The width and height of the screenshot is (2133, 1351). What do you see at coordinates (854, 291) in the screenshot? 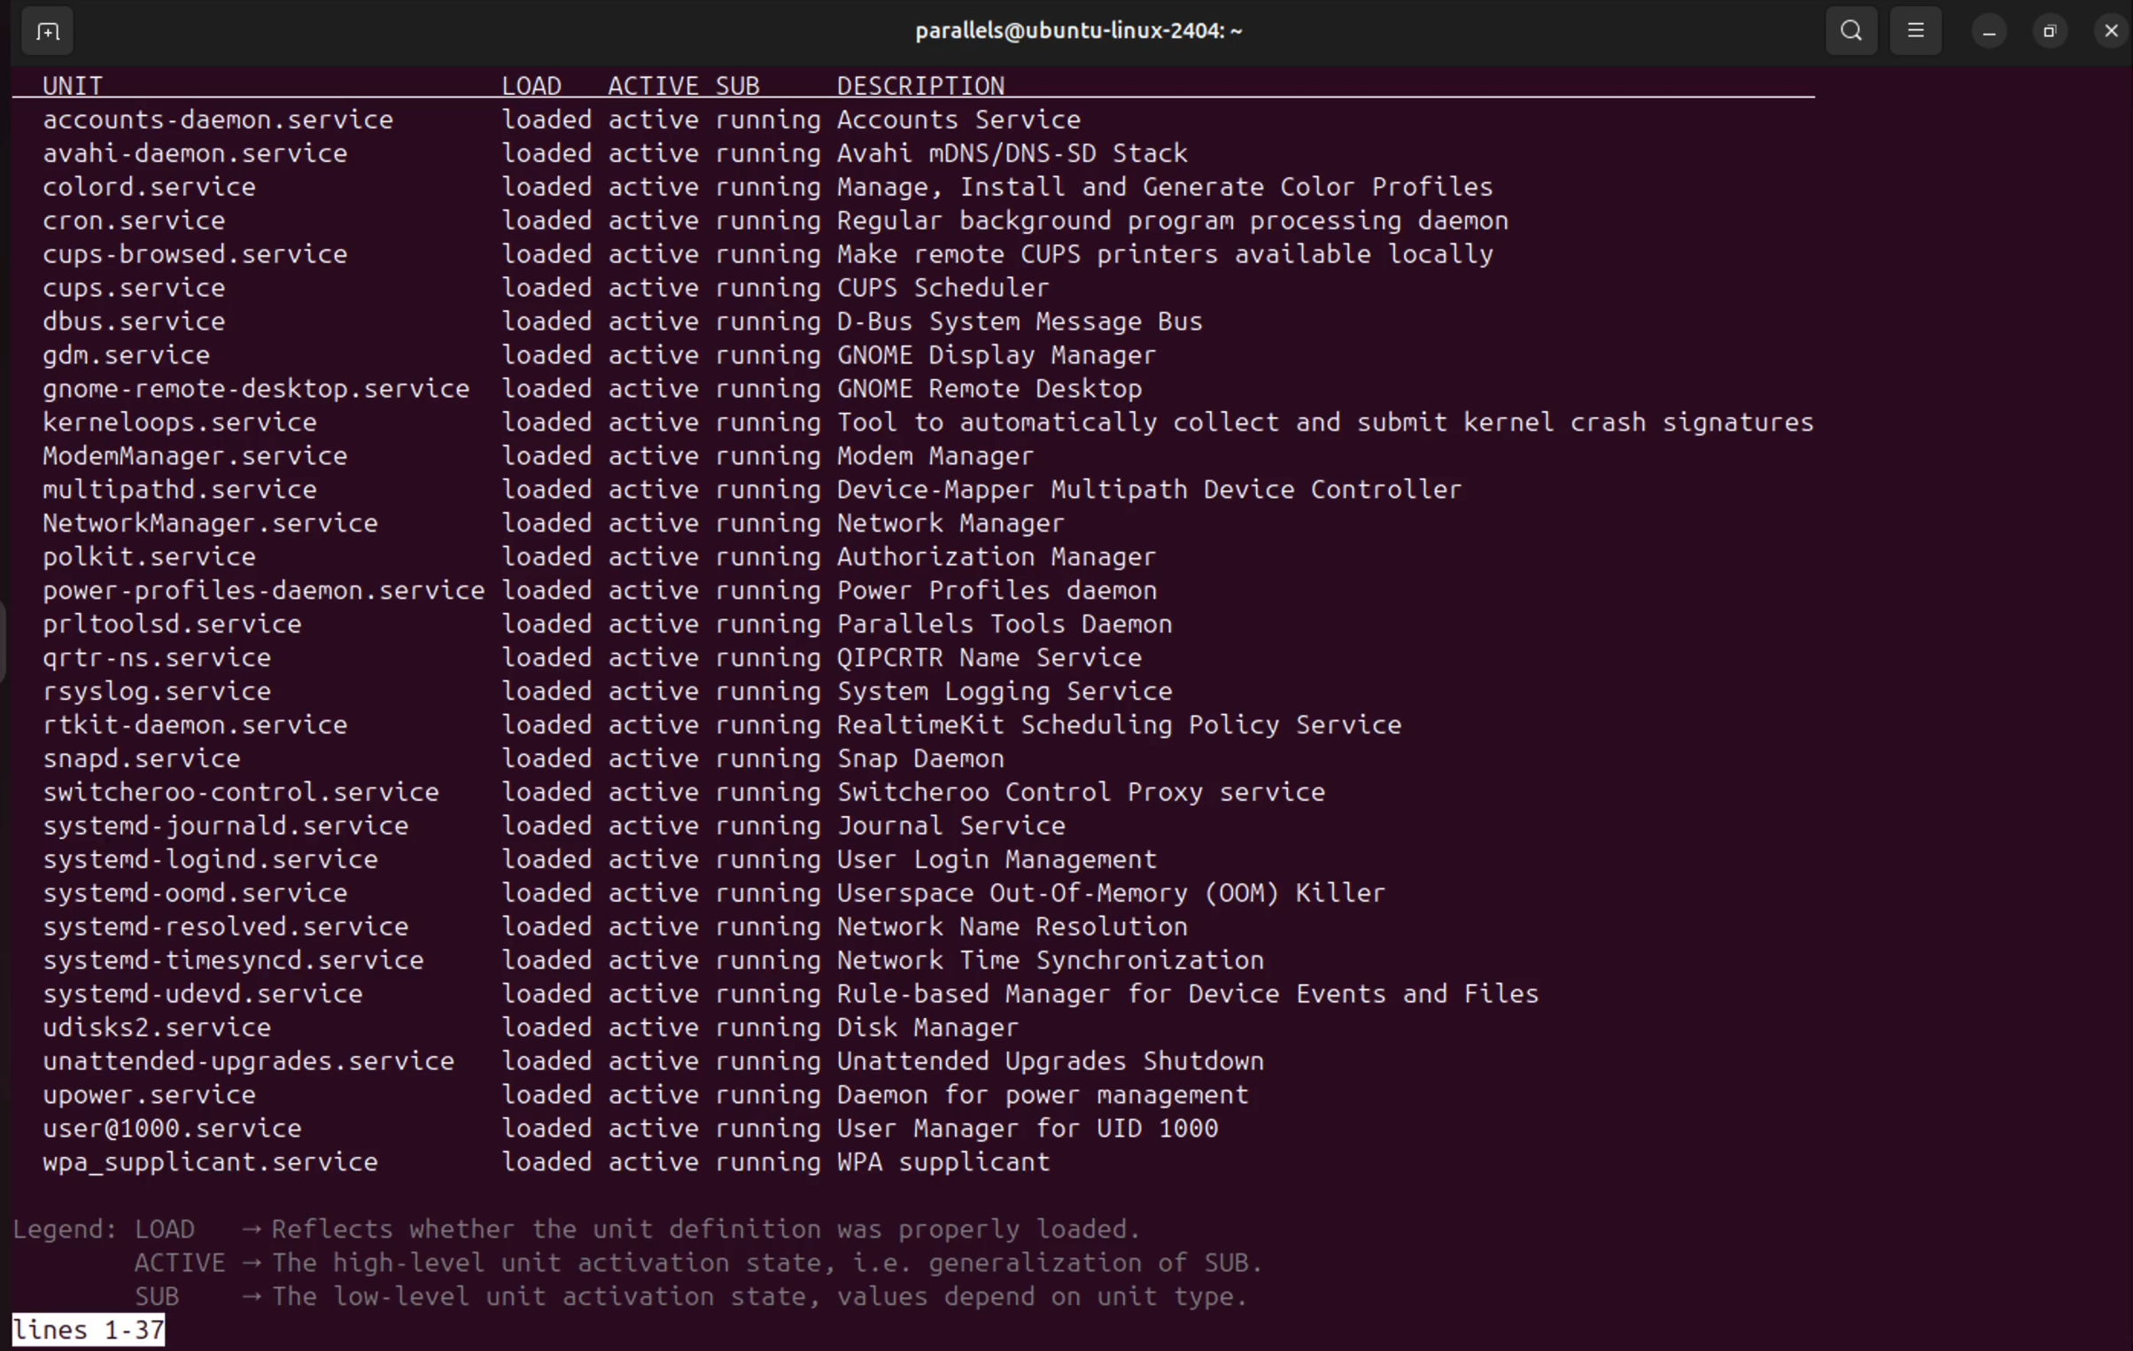
I see `active running ` at bounding box center [854, 291].